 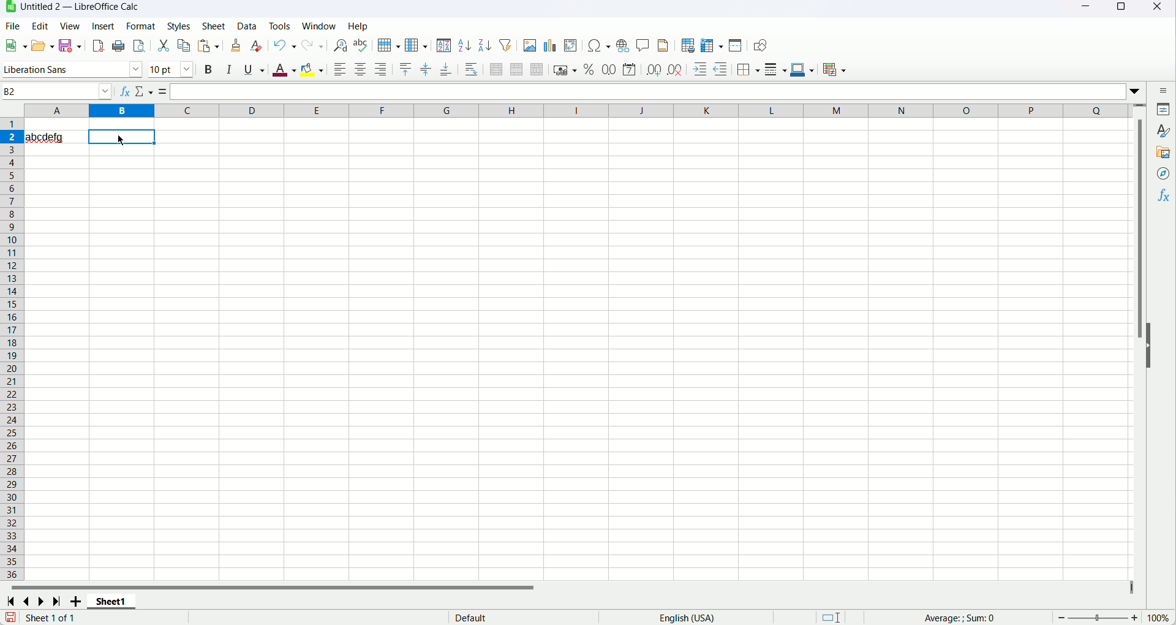 I want to click on scroll to last page, so click(x=56, y=600).